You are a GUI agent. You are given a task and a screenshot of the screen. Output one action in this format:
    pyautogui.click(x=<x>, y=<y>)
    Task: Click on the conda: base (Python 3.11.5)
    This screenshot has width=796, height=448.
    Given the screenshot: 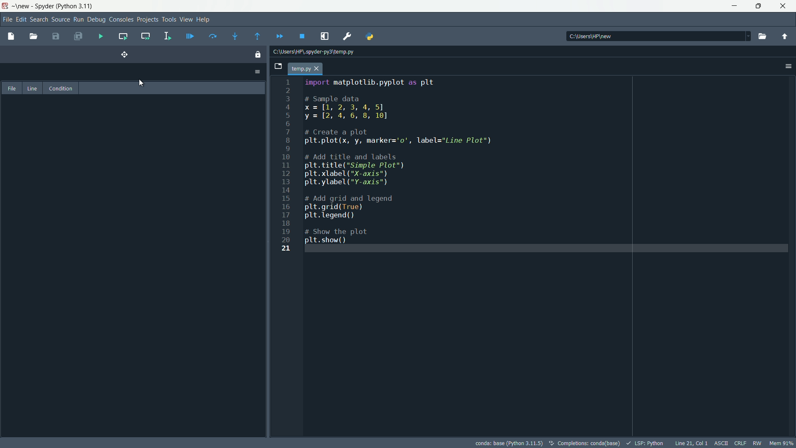 What is the action you would take?
    pyautogui.click(x=509, y=442)
    